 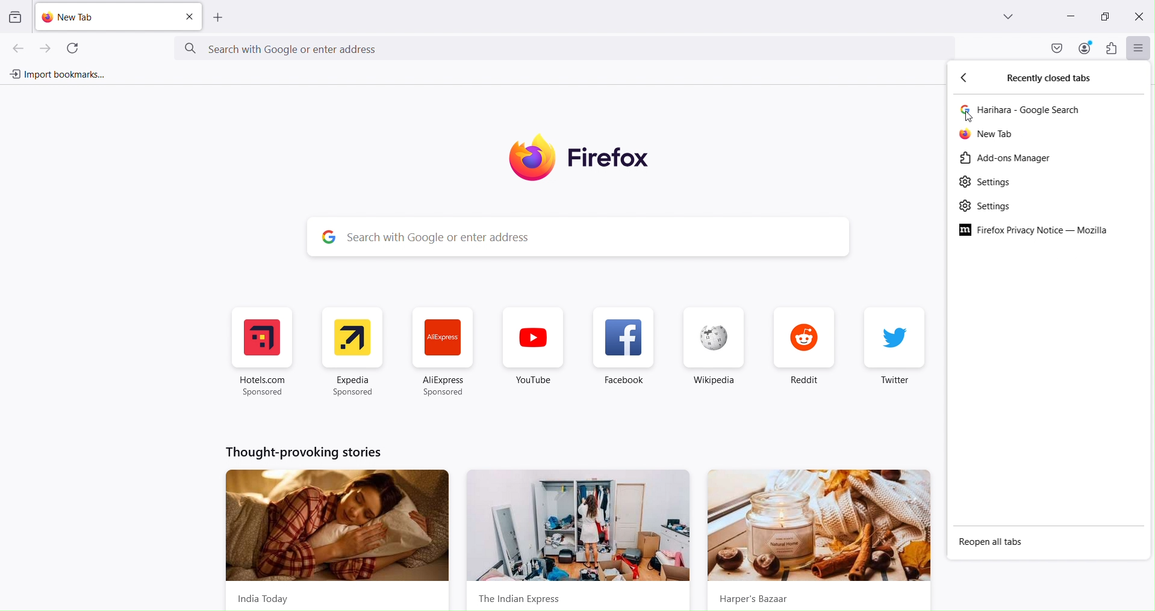 I want to click on Settings, so click(x=985, y=183).